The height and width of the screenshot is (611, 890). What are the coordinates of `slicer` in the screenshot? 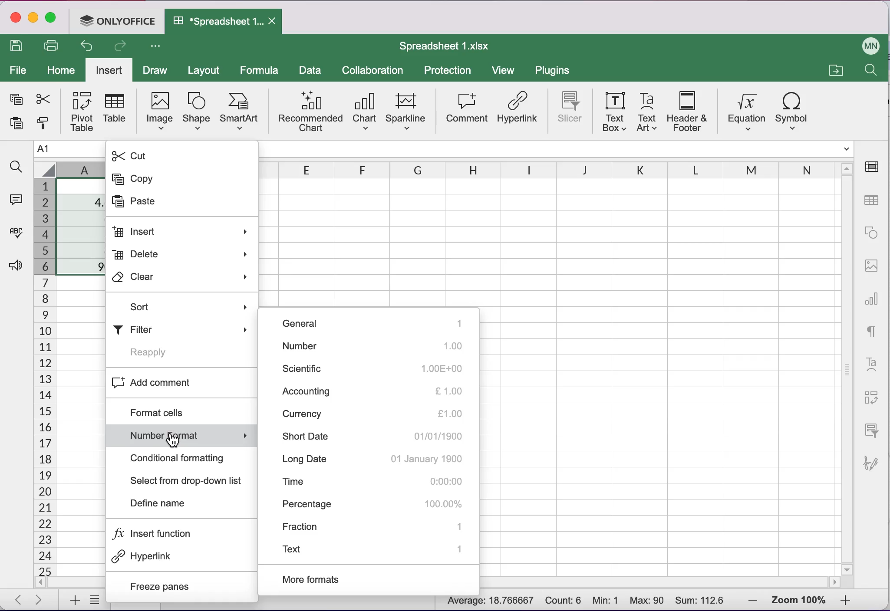 It's located at (567, 108).